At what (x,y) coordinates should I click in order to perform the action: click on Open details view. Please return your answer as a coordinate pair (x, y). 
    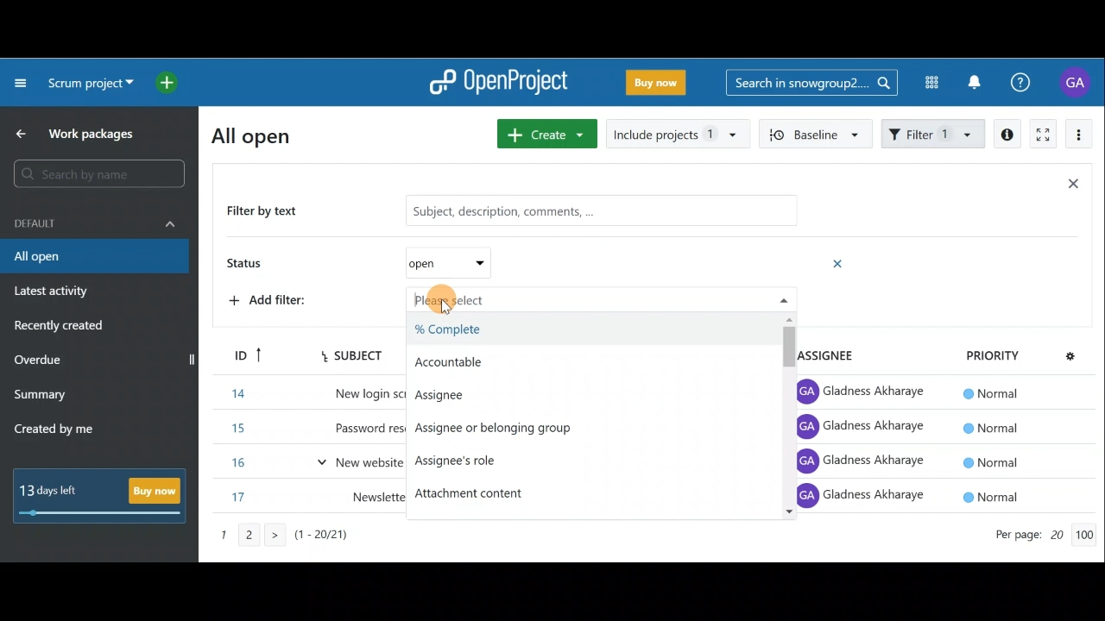
    Looking at the image, I should click on (1008, 135).